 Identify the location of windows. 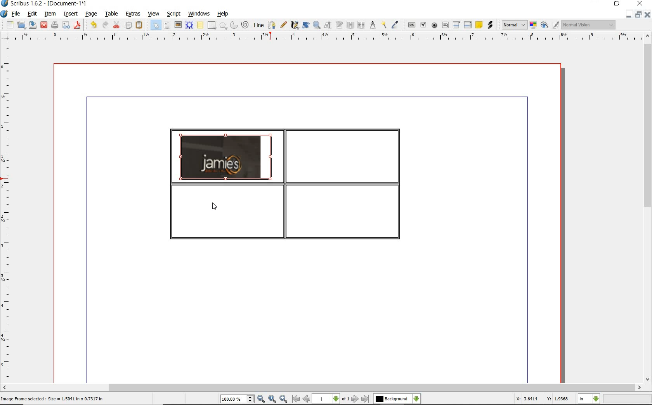
(199, 14).